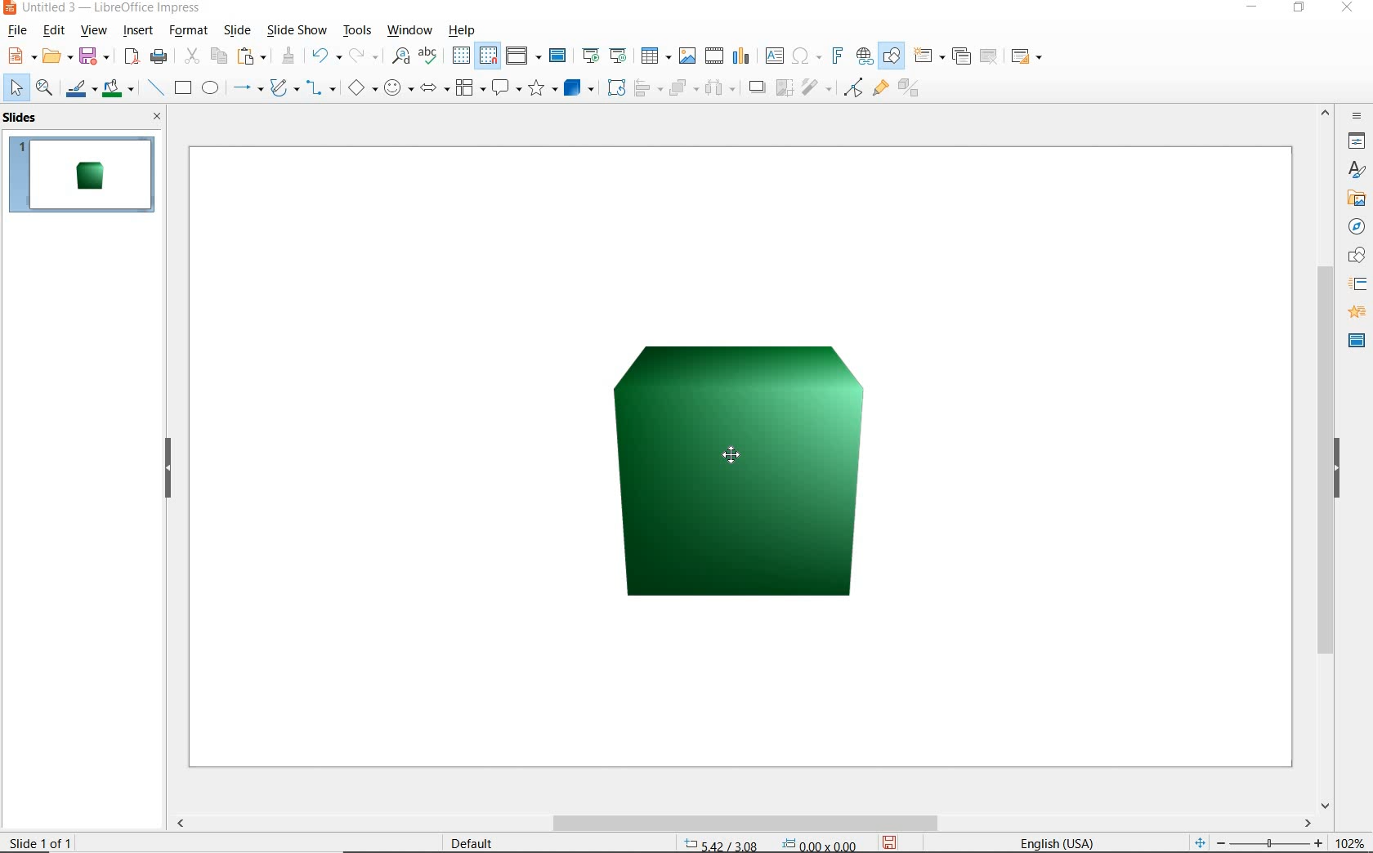 Image resolution: width=1373 pixels, height=853 pixels. Describe the element at coordinates (759, 89) in the screenshot. I see `SHADOW` at that location.